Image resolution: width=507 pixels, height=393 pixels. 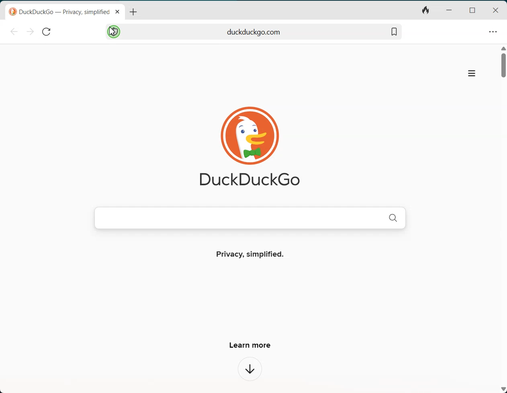 What do you see at coordinates (251, 370) in the screenshot?
I see `Dropdown for learn more` at bounding box center [251, 370].